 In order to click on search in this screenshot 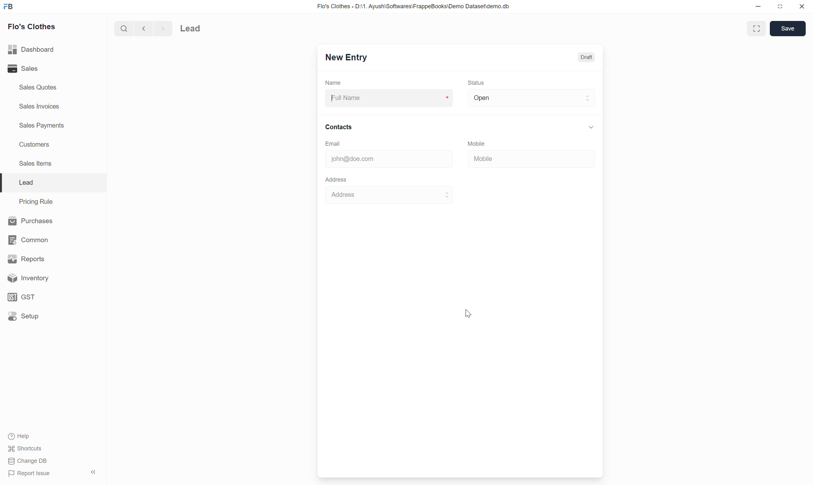, I will do `click(123, 28)`.